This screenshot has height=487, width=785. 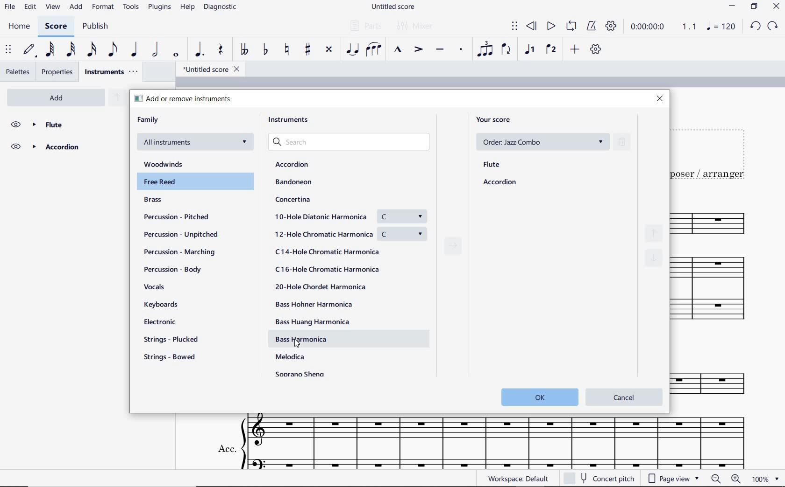 I want to click on RESTORE DOWN, so click(x=754, y=7).